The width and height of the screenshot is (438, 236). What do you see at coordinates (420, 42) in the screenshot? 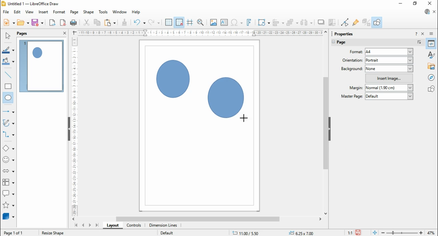
I see `more options` at bounding box center [420, 42].